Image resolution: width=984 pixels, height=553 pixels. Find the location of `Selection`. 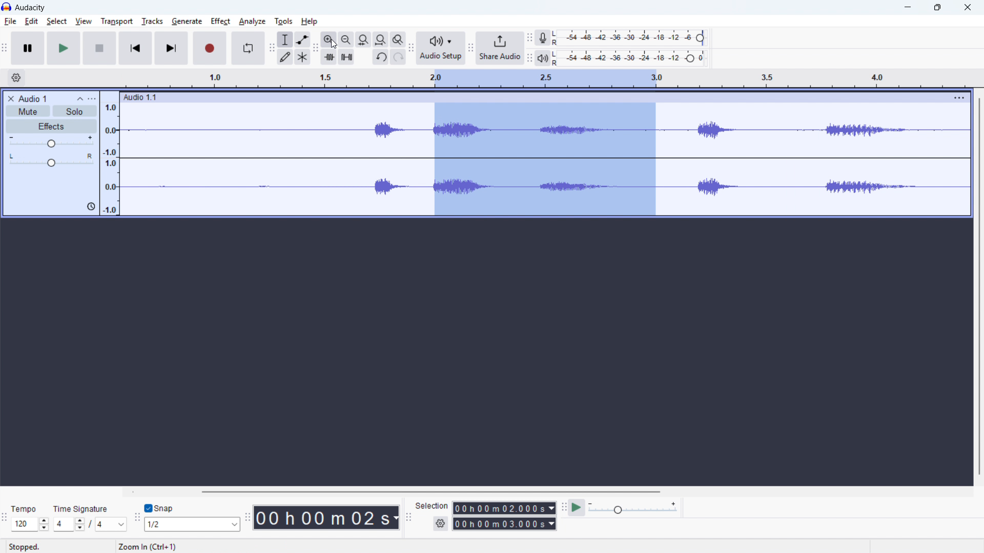

Selection is located at coordinates (433, 505).